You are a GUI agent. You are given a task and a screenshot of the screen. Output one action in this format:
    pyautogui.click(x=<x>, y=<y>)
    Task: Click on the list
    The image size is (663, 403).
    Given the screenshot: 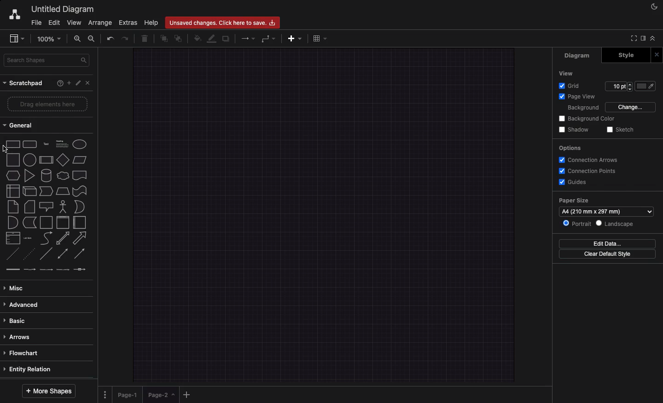 What is the action you would take?
    pyautogui.click(x=12, y=238)
    